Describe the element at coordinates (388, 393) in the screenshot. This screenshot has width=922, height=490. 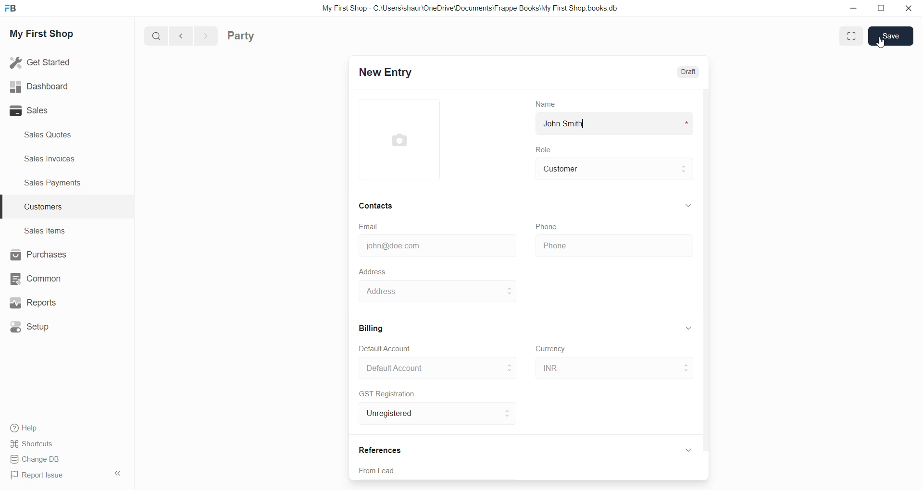
I see `GST Registration` at that location.